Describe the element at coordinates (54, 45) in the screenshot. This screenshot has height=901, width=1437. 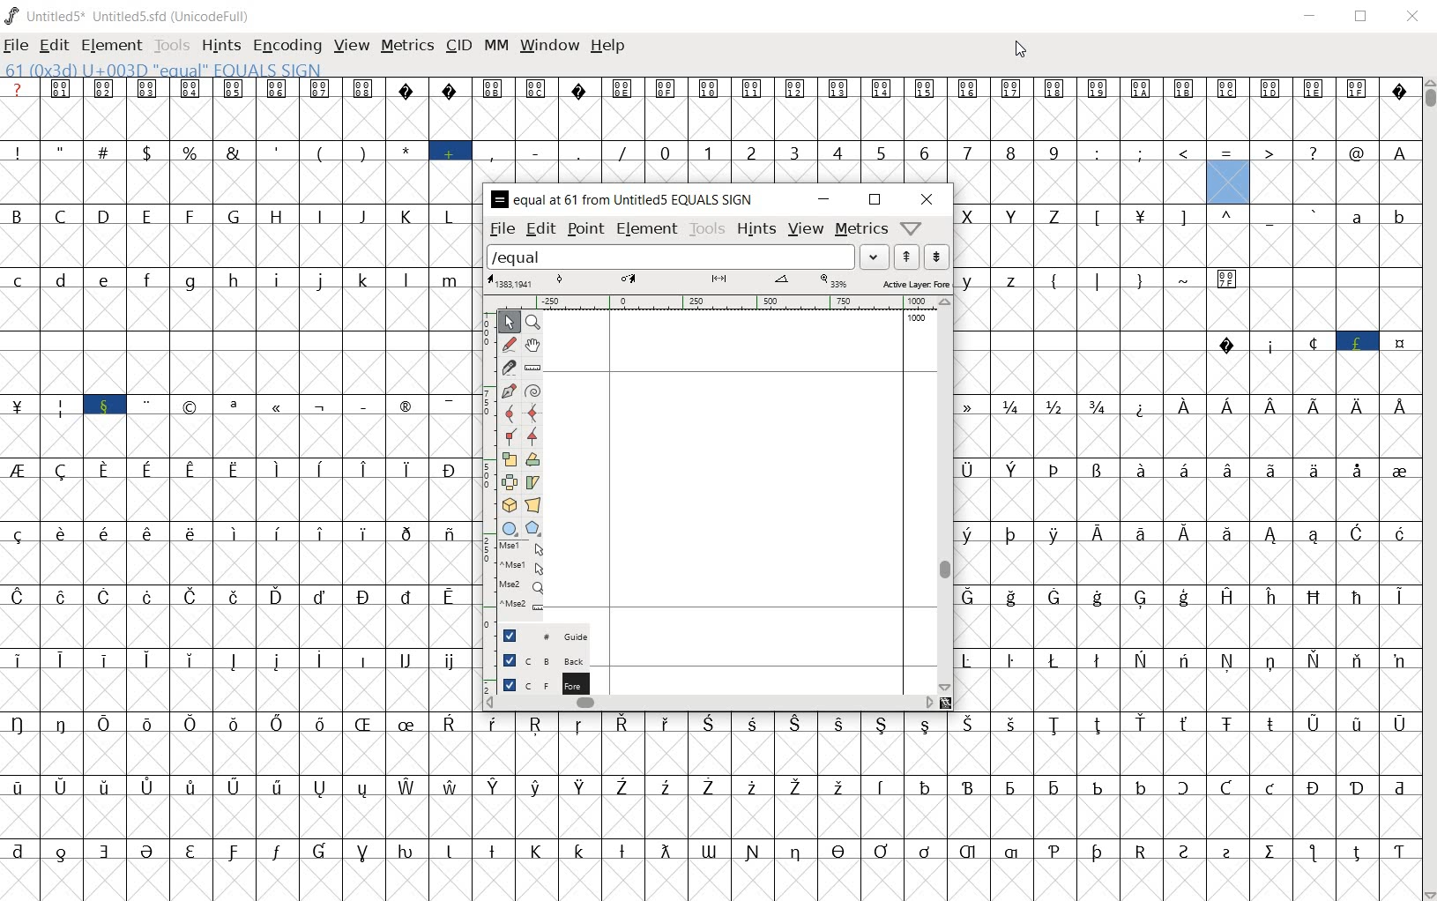
I see `edit` at that location.